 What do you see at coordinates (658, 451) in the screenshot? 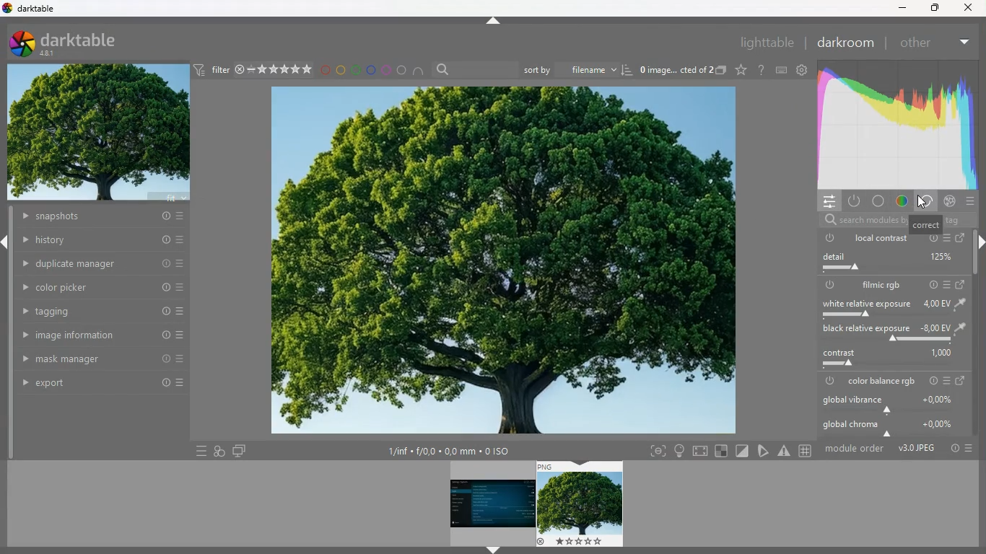
I see `frame` at bounding box center [658, 451].